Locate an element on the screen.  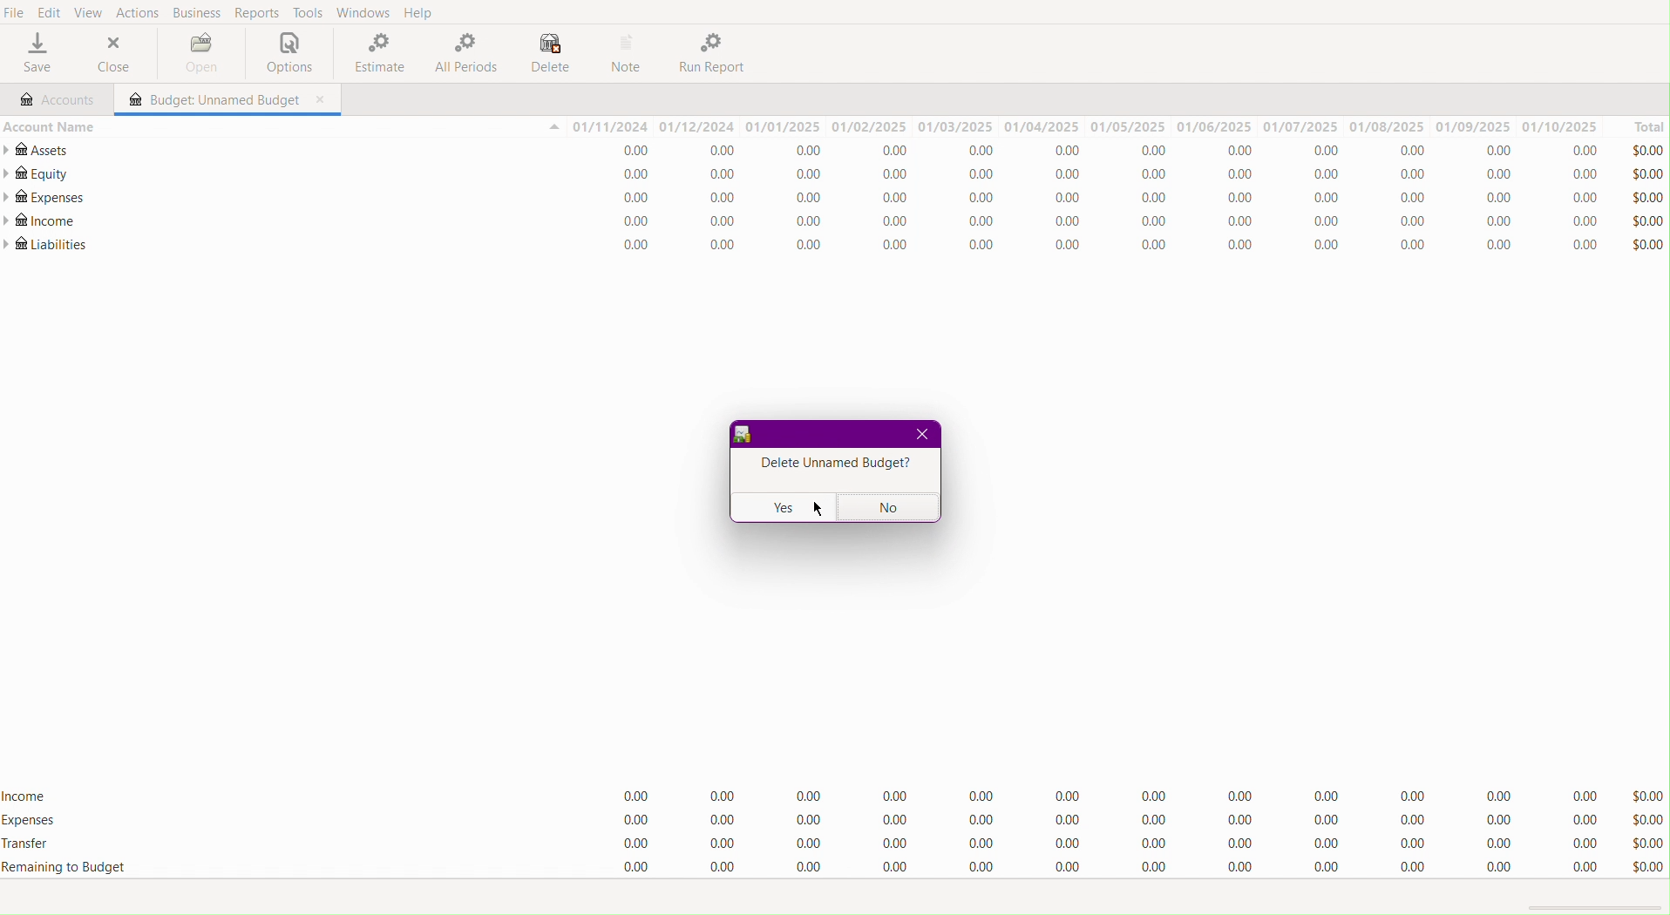
Estimate is located at coordinates (375, 54).